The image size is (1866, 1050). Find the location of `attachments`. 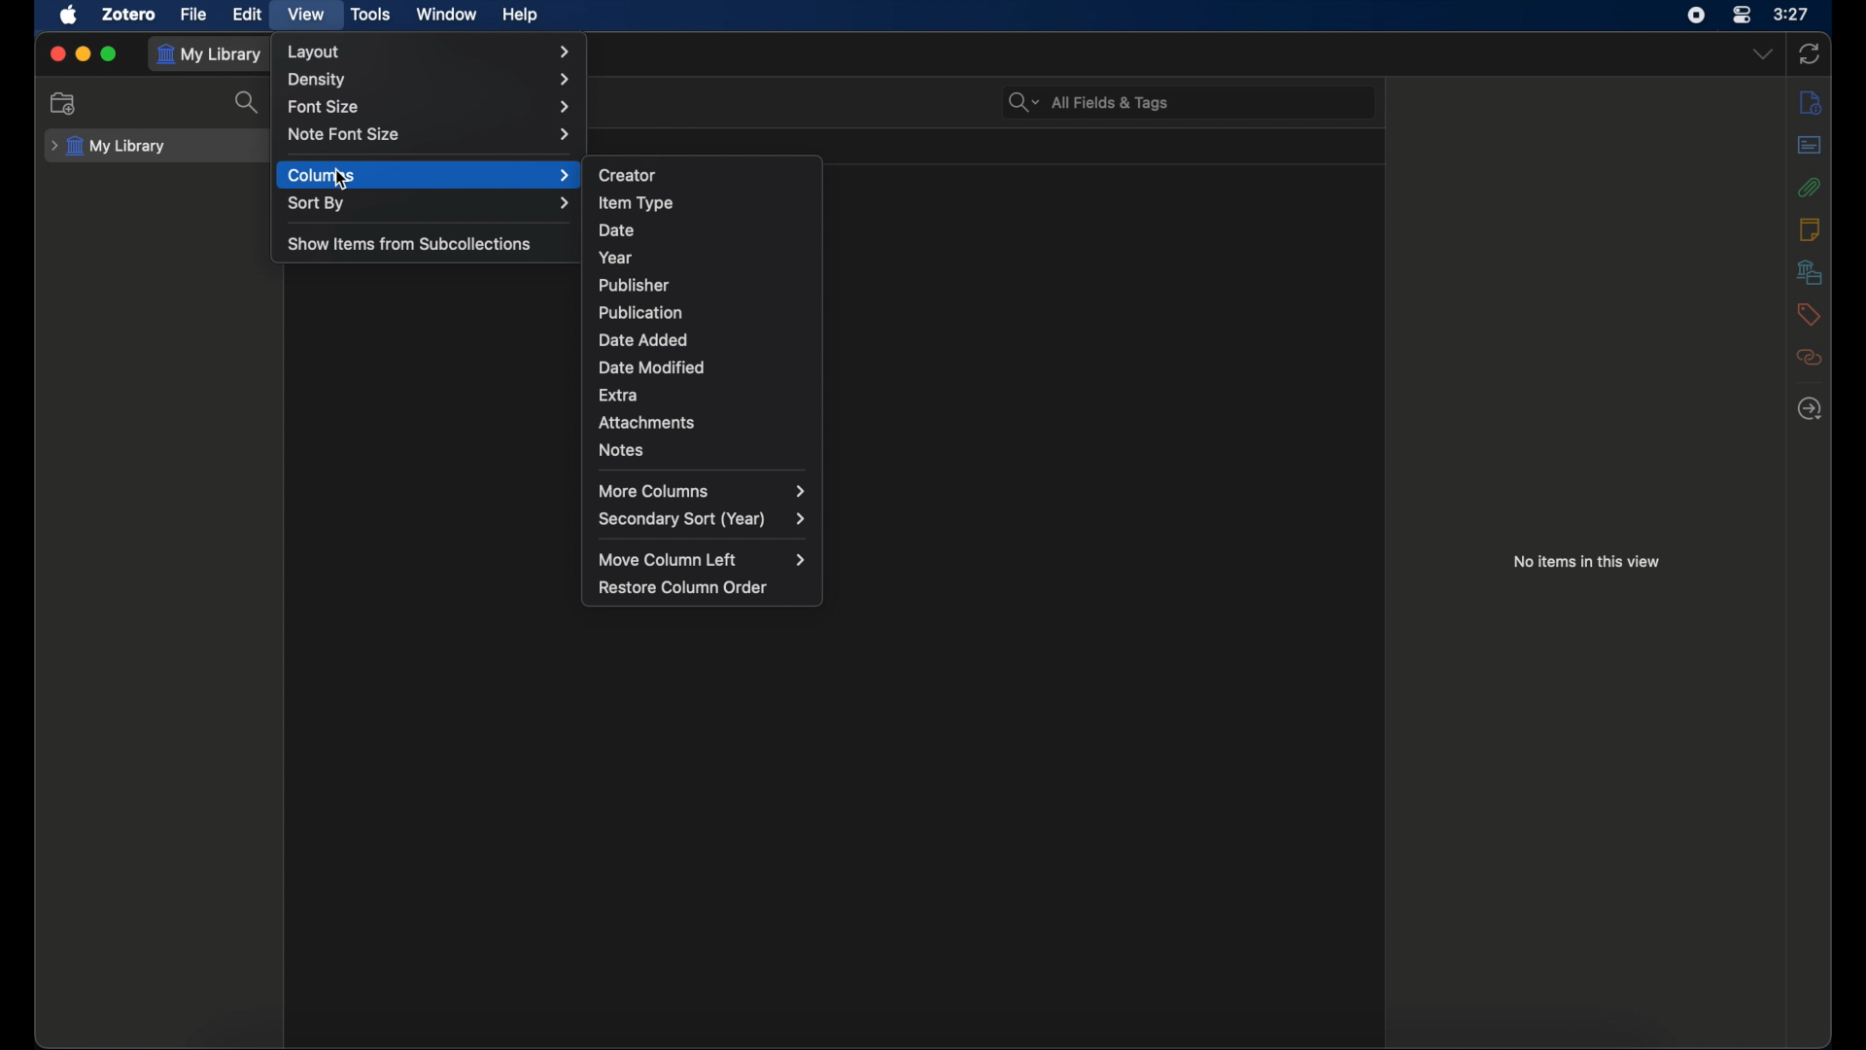

attachments is located at coordinates (647, 421).